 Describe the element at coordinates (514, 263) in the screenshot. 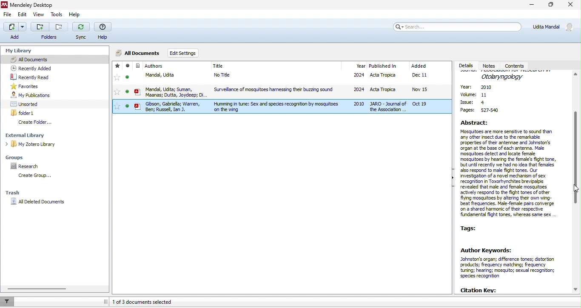

I see `author keywords` at that location.